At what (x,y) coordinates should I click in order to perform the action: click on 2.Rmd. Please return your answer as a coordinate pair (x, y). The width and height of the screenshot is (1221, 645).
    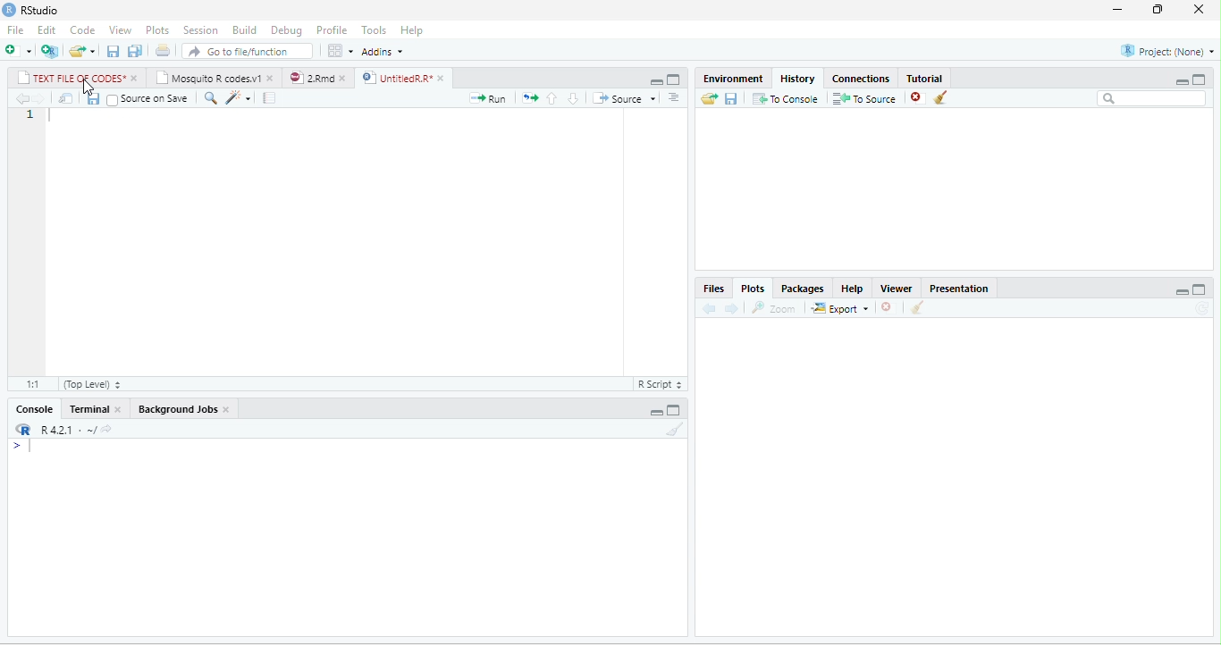
    Looking at the image, I should click on (311, 78).